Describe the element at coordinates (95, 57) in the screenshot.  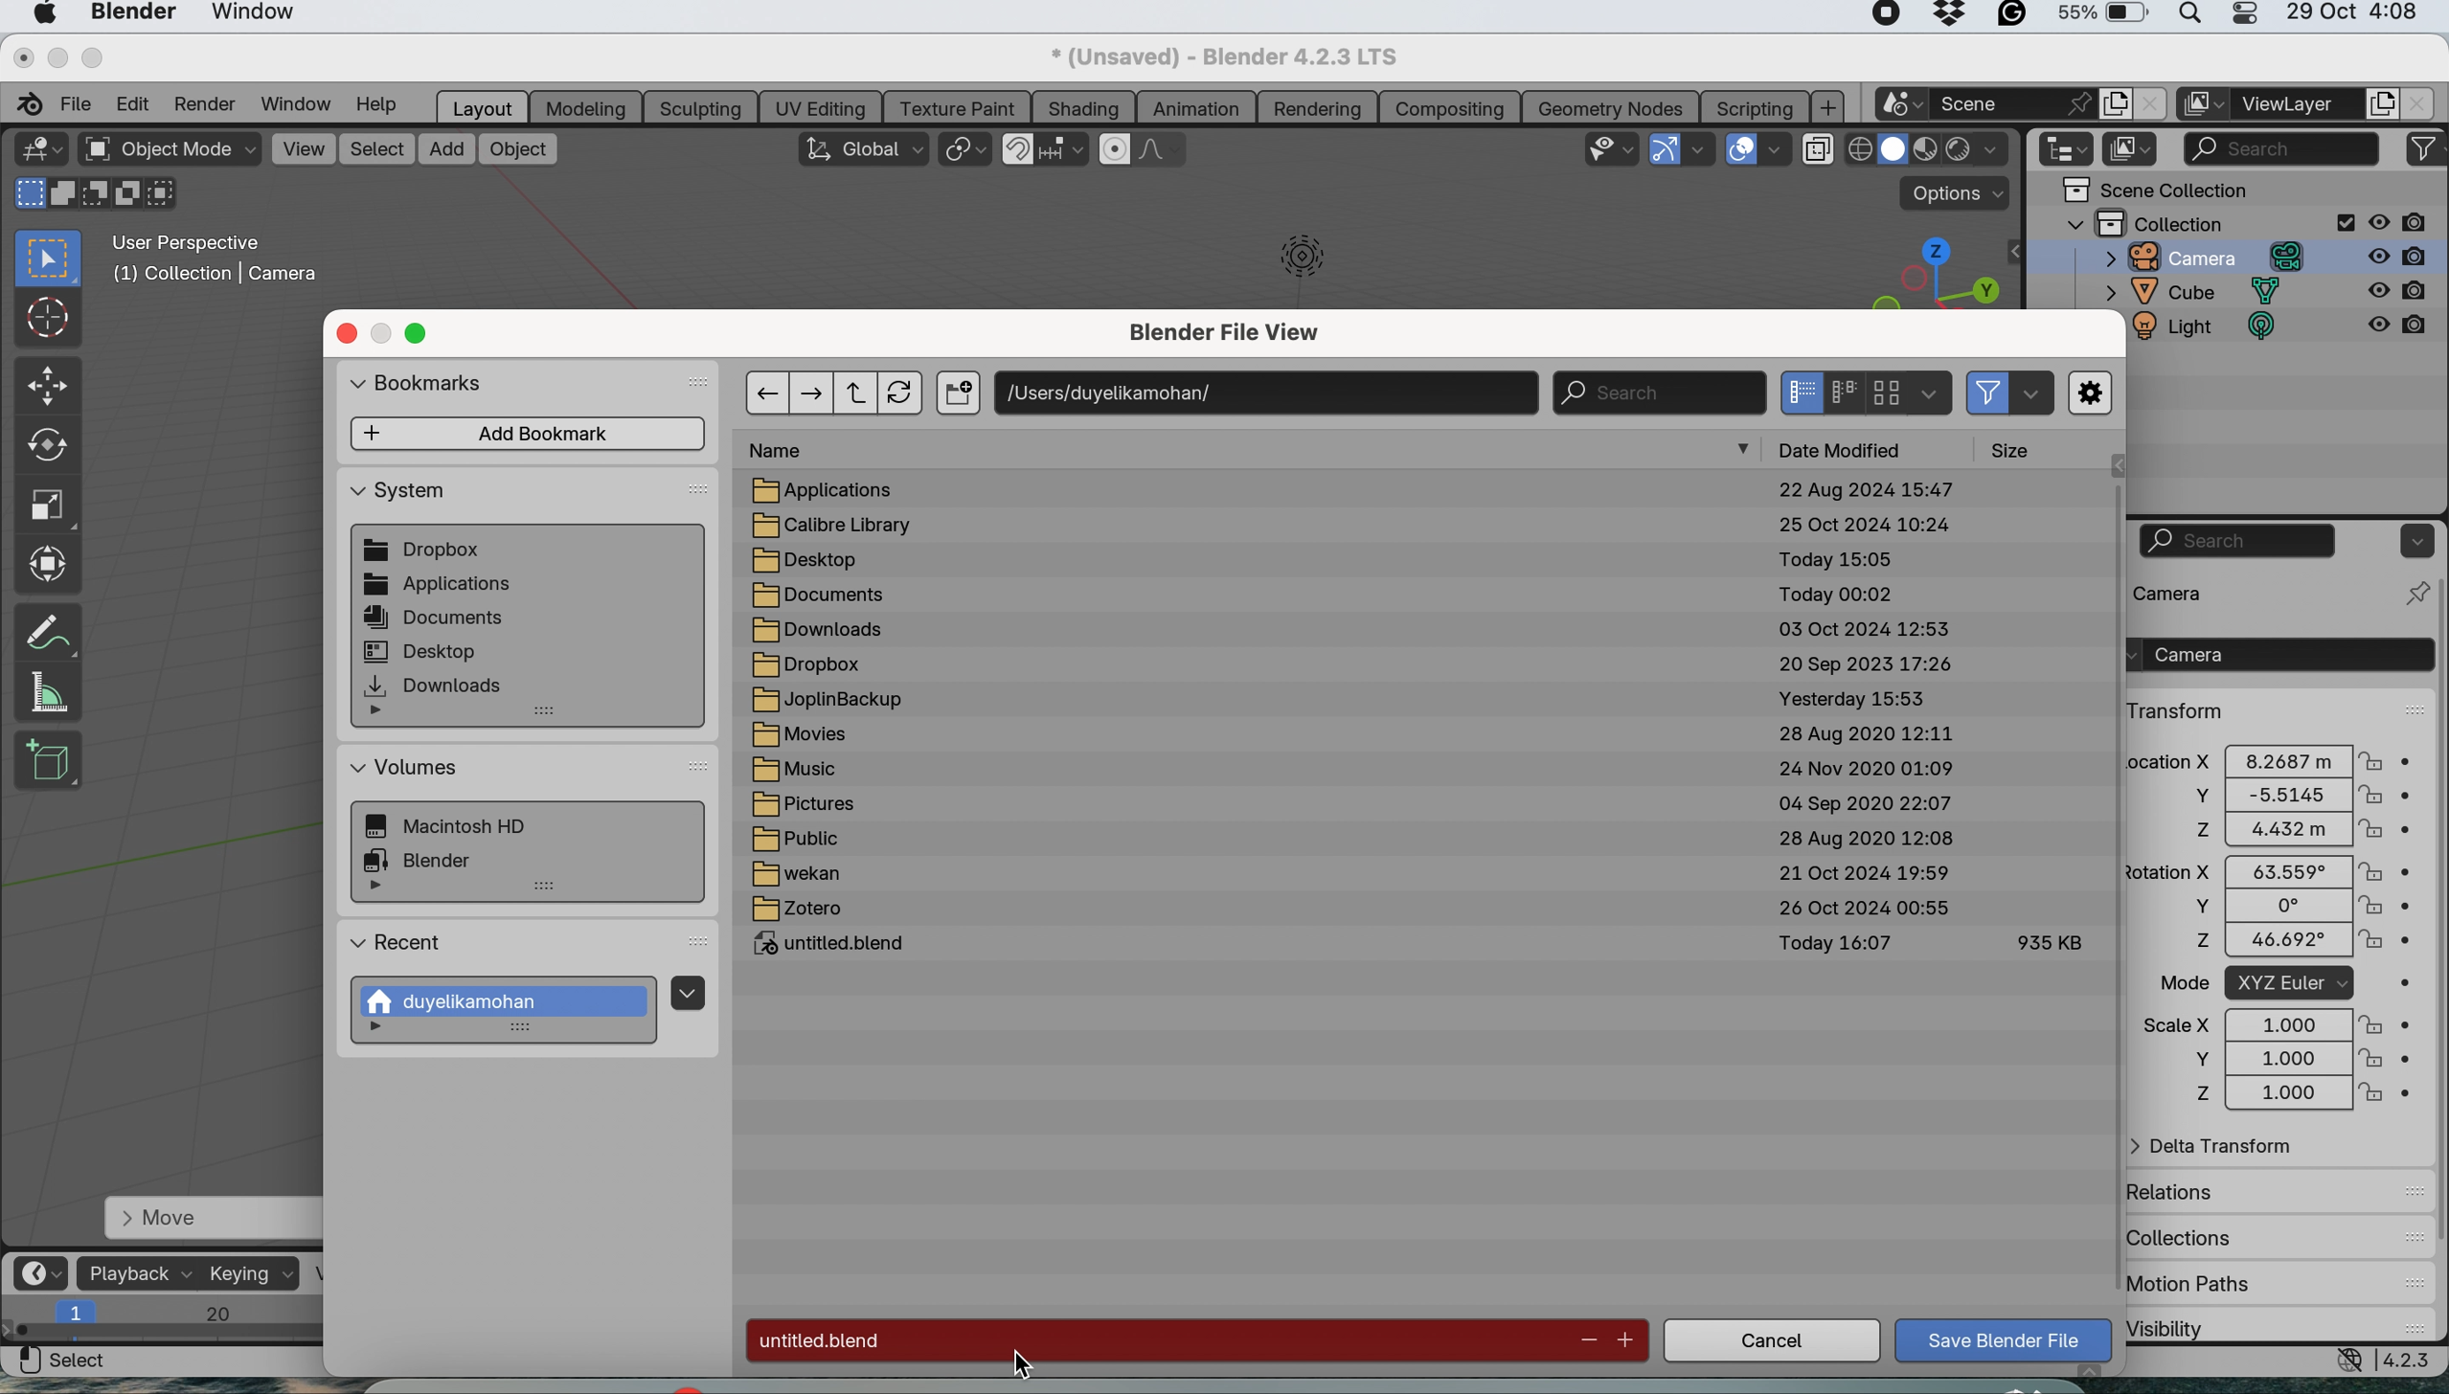
I see `maximise` at that location.